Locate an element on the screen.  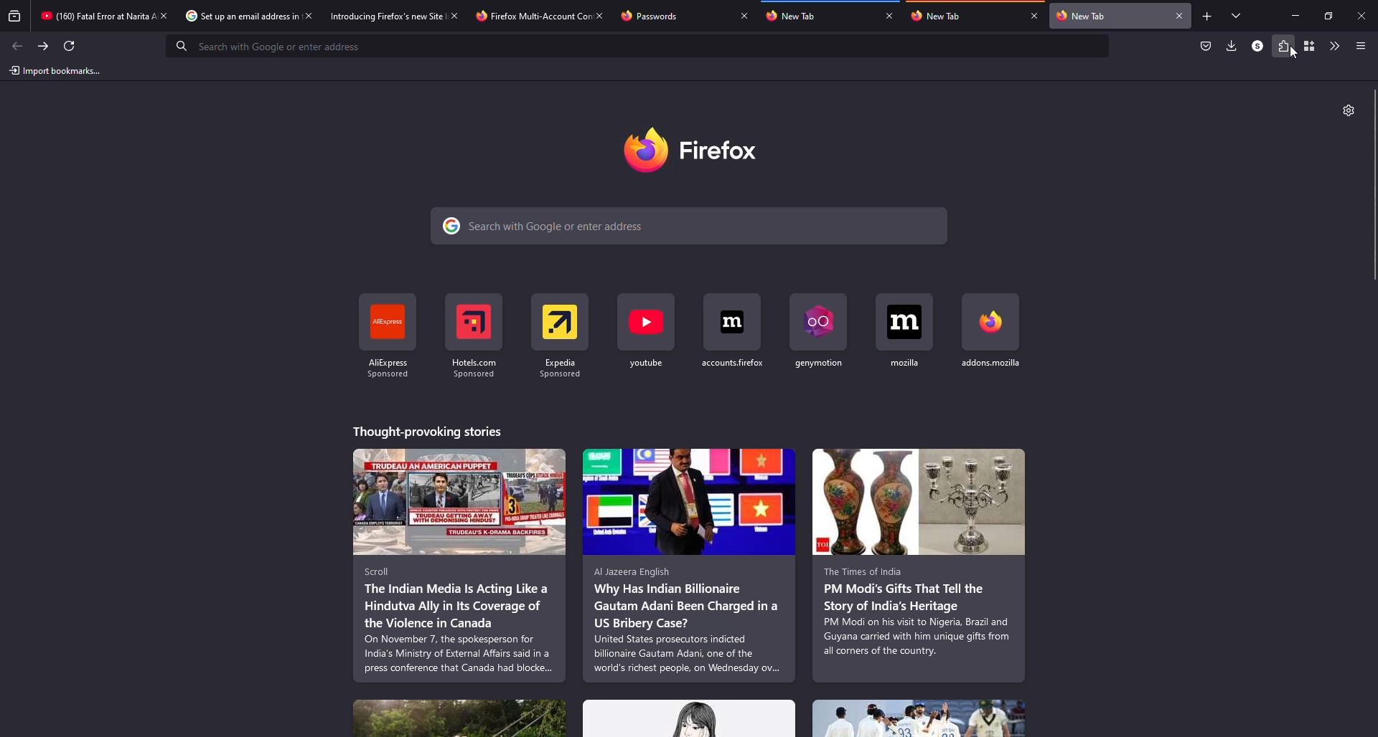
search is located at coordinates (685, 226).